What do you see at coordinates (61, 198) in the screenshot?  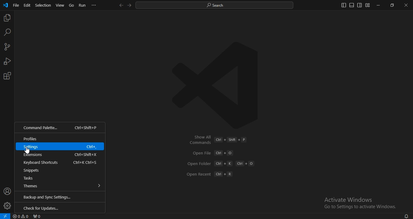 I see `backup and sync settings` at bounding box center [61, 198].